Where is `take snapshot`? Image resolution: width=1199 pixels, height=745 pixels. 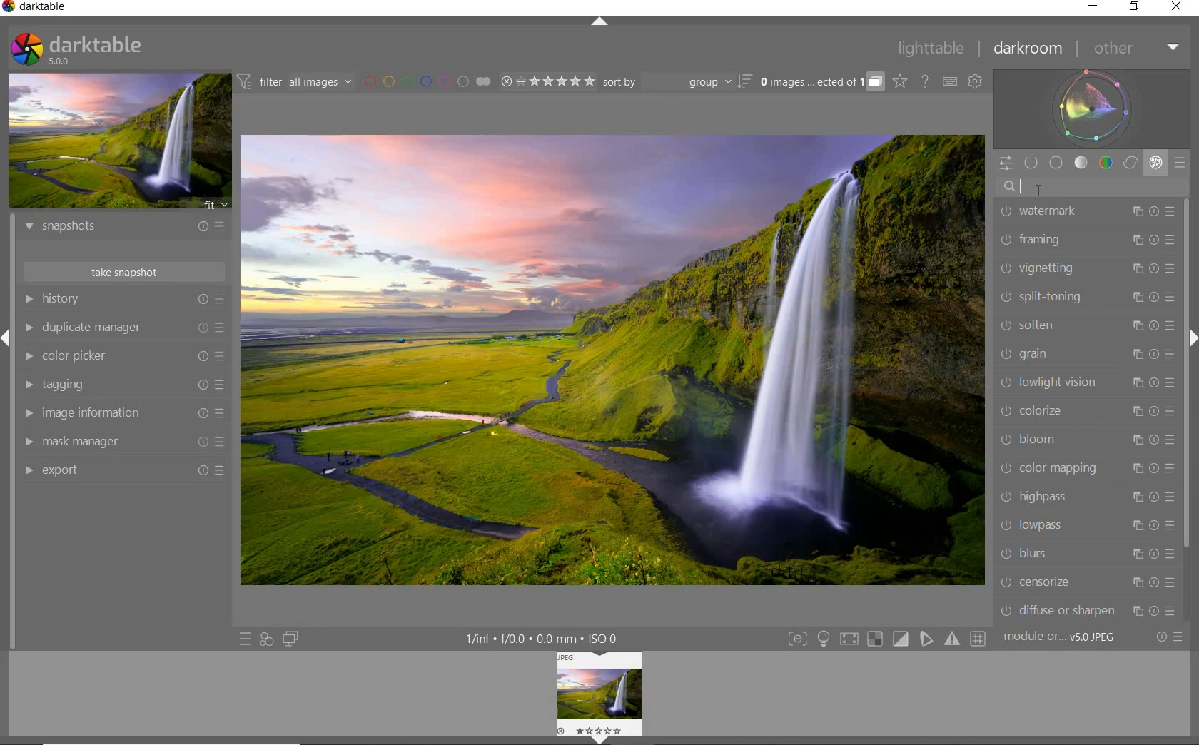
take snapshot is located at coordinates (123, 270).